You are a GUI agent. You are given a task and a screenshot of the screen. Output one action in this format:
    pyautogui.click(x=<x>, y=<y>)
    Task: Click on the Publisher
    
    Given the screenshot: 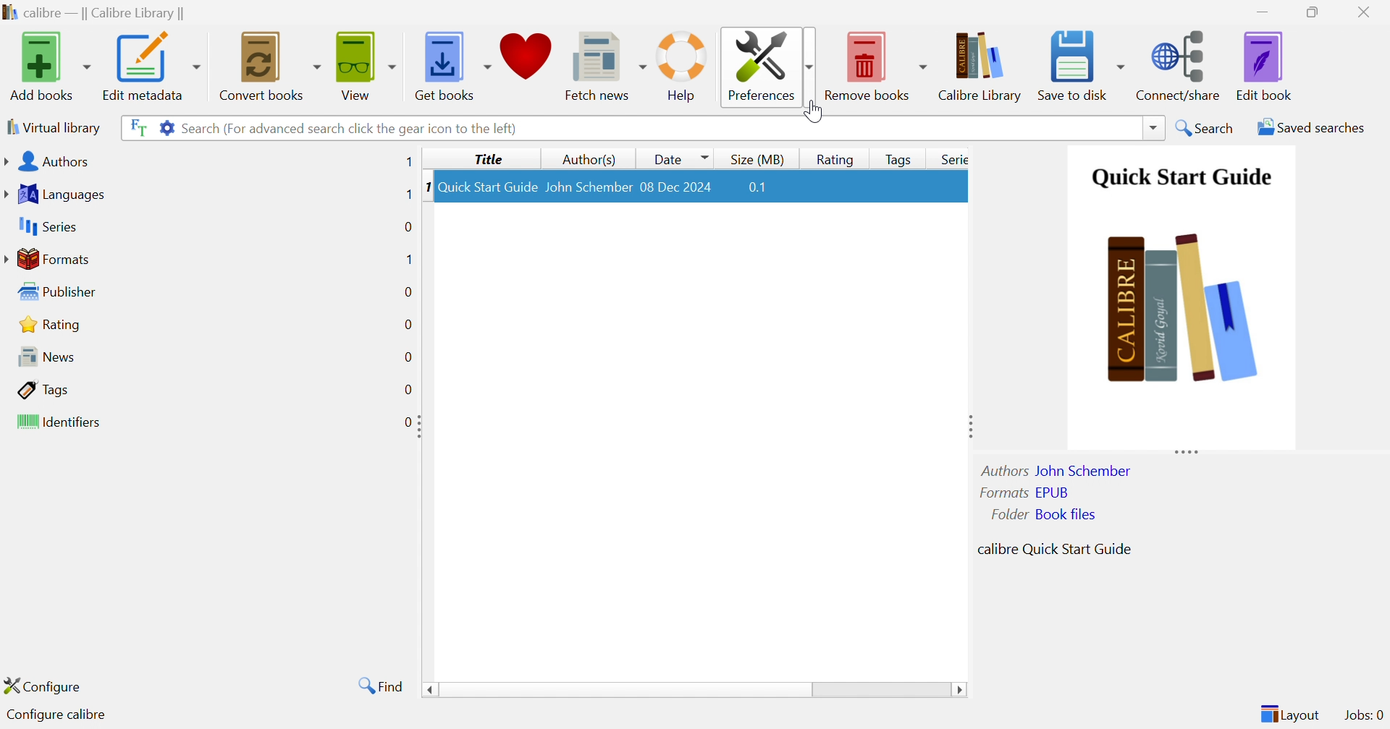 What is the action you would take?
    pyautogui.click(x=61, y=292)
    